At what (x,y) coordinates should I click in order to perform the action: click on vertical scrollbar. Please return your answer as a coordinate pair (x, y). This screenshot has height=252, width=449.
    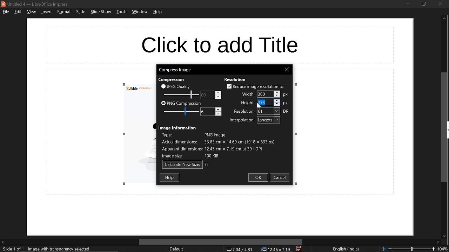
    Looking at the image, I should click on (444, 127).